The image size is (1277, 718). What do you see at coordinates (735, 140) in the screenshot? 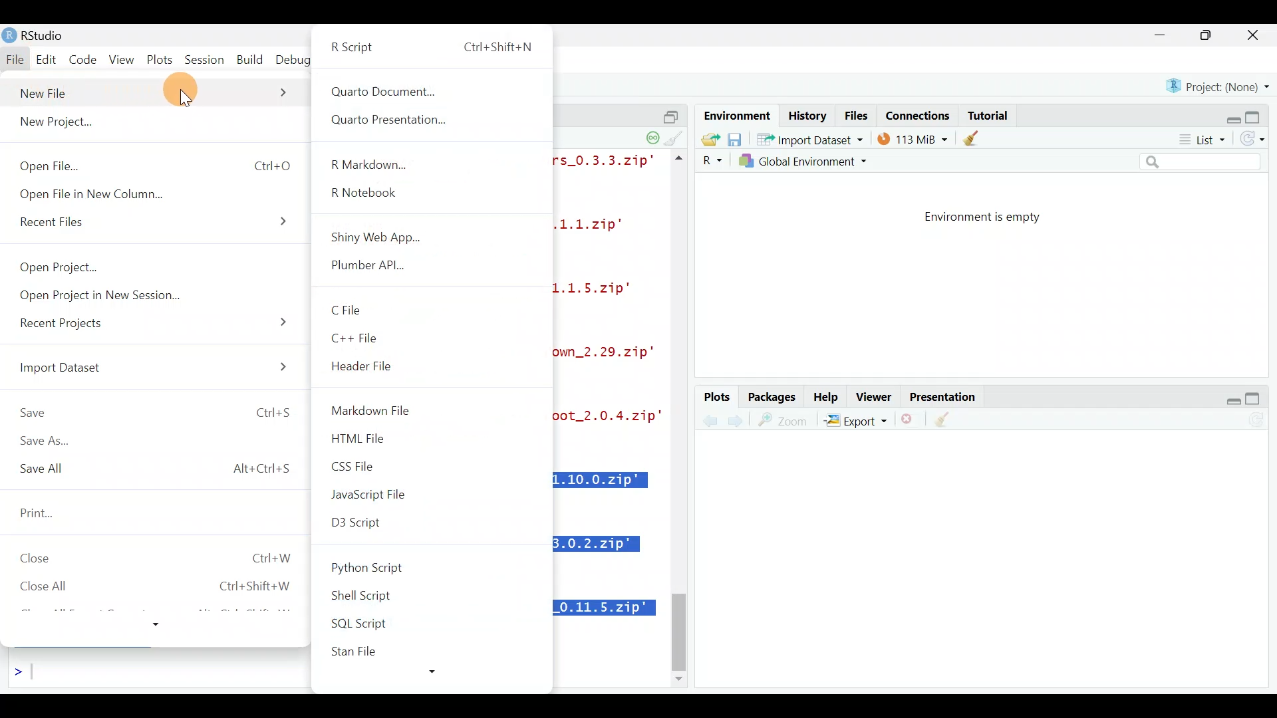
I see `save workspace as` at bounding box center [735, 140].